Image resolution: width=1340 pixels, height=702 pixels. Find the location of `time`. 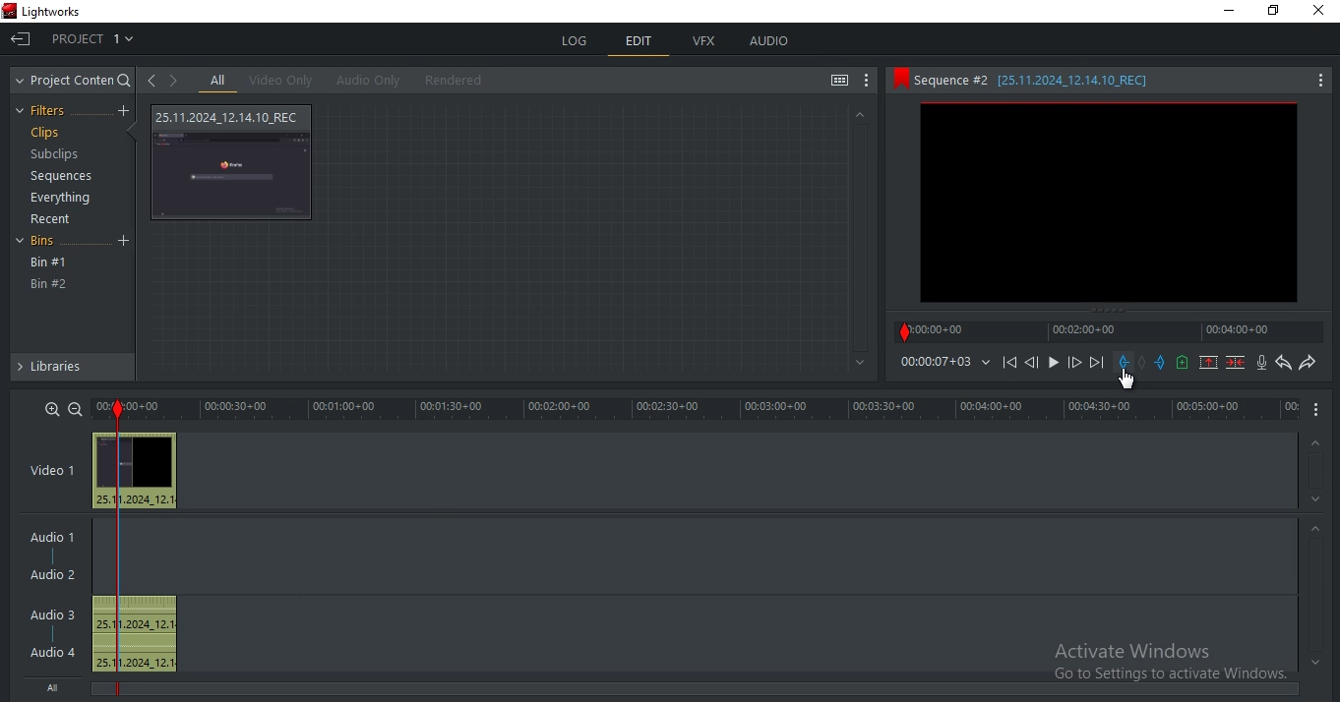

time is located at coordinates (943, 362).